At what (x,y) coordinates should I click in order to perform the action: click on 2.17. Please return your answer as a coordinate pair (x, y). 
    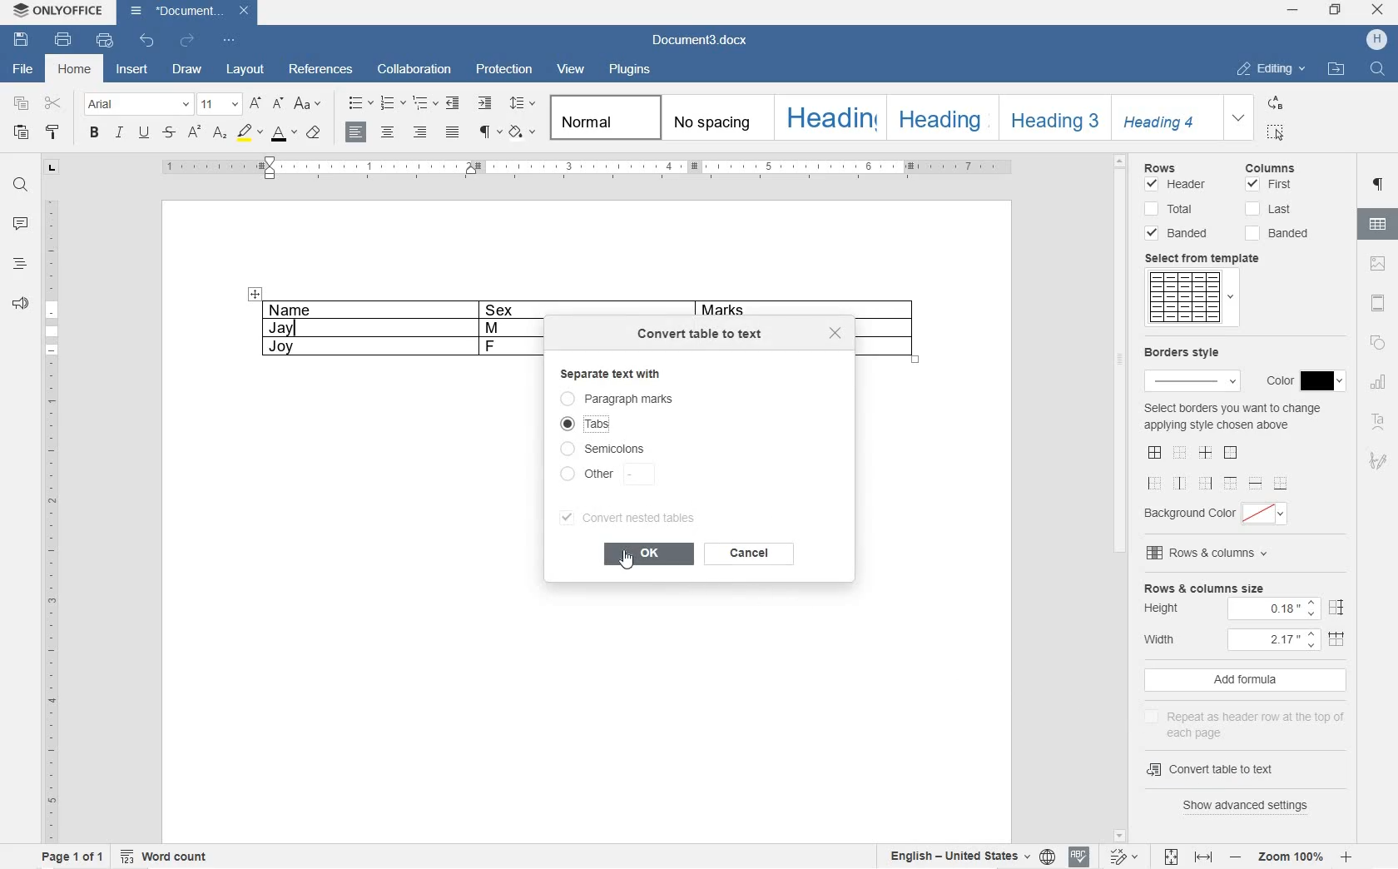
    Looking at the image, I should click on (1276, 641).